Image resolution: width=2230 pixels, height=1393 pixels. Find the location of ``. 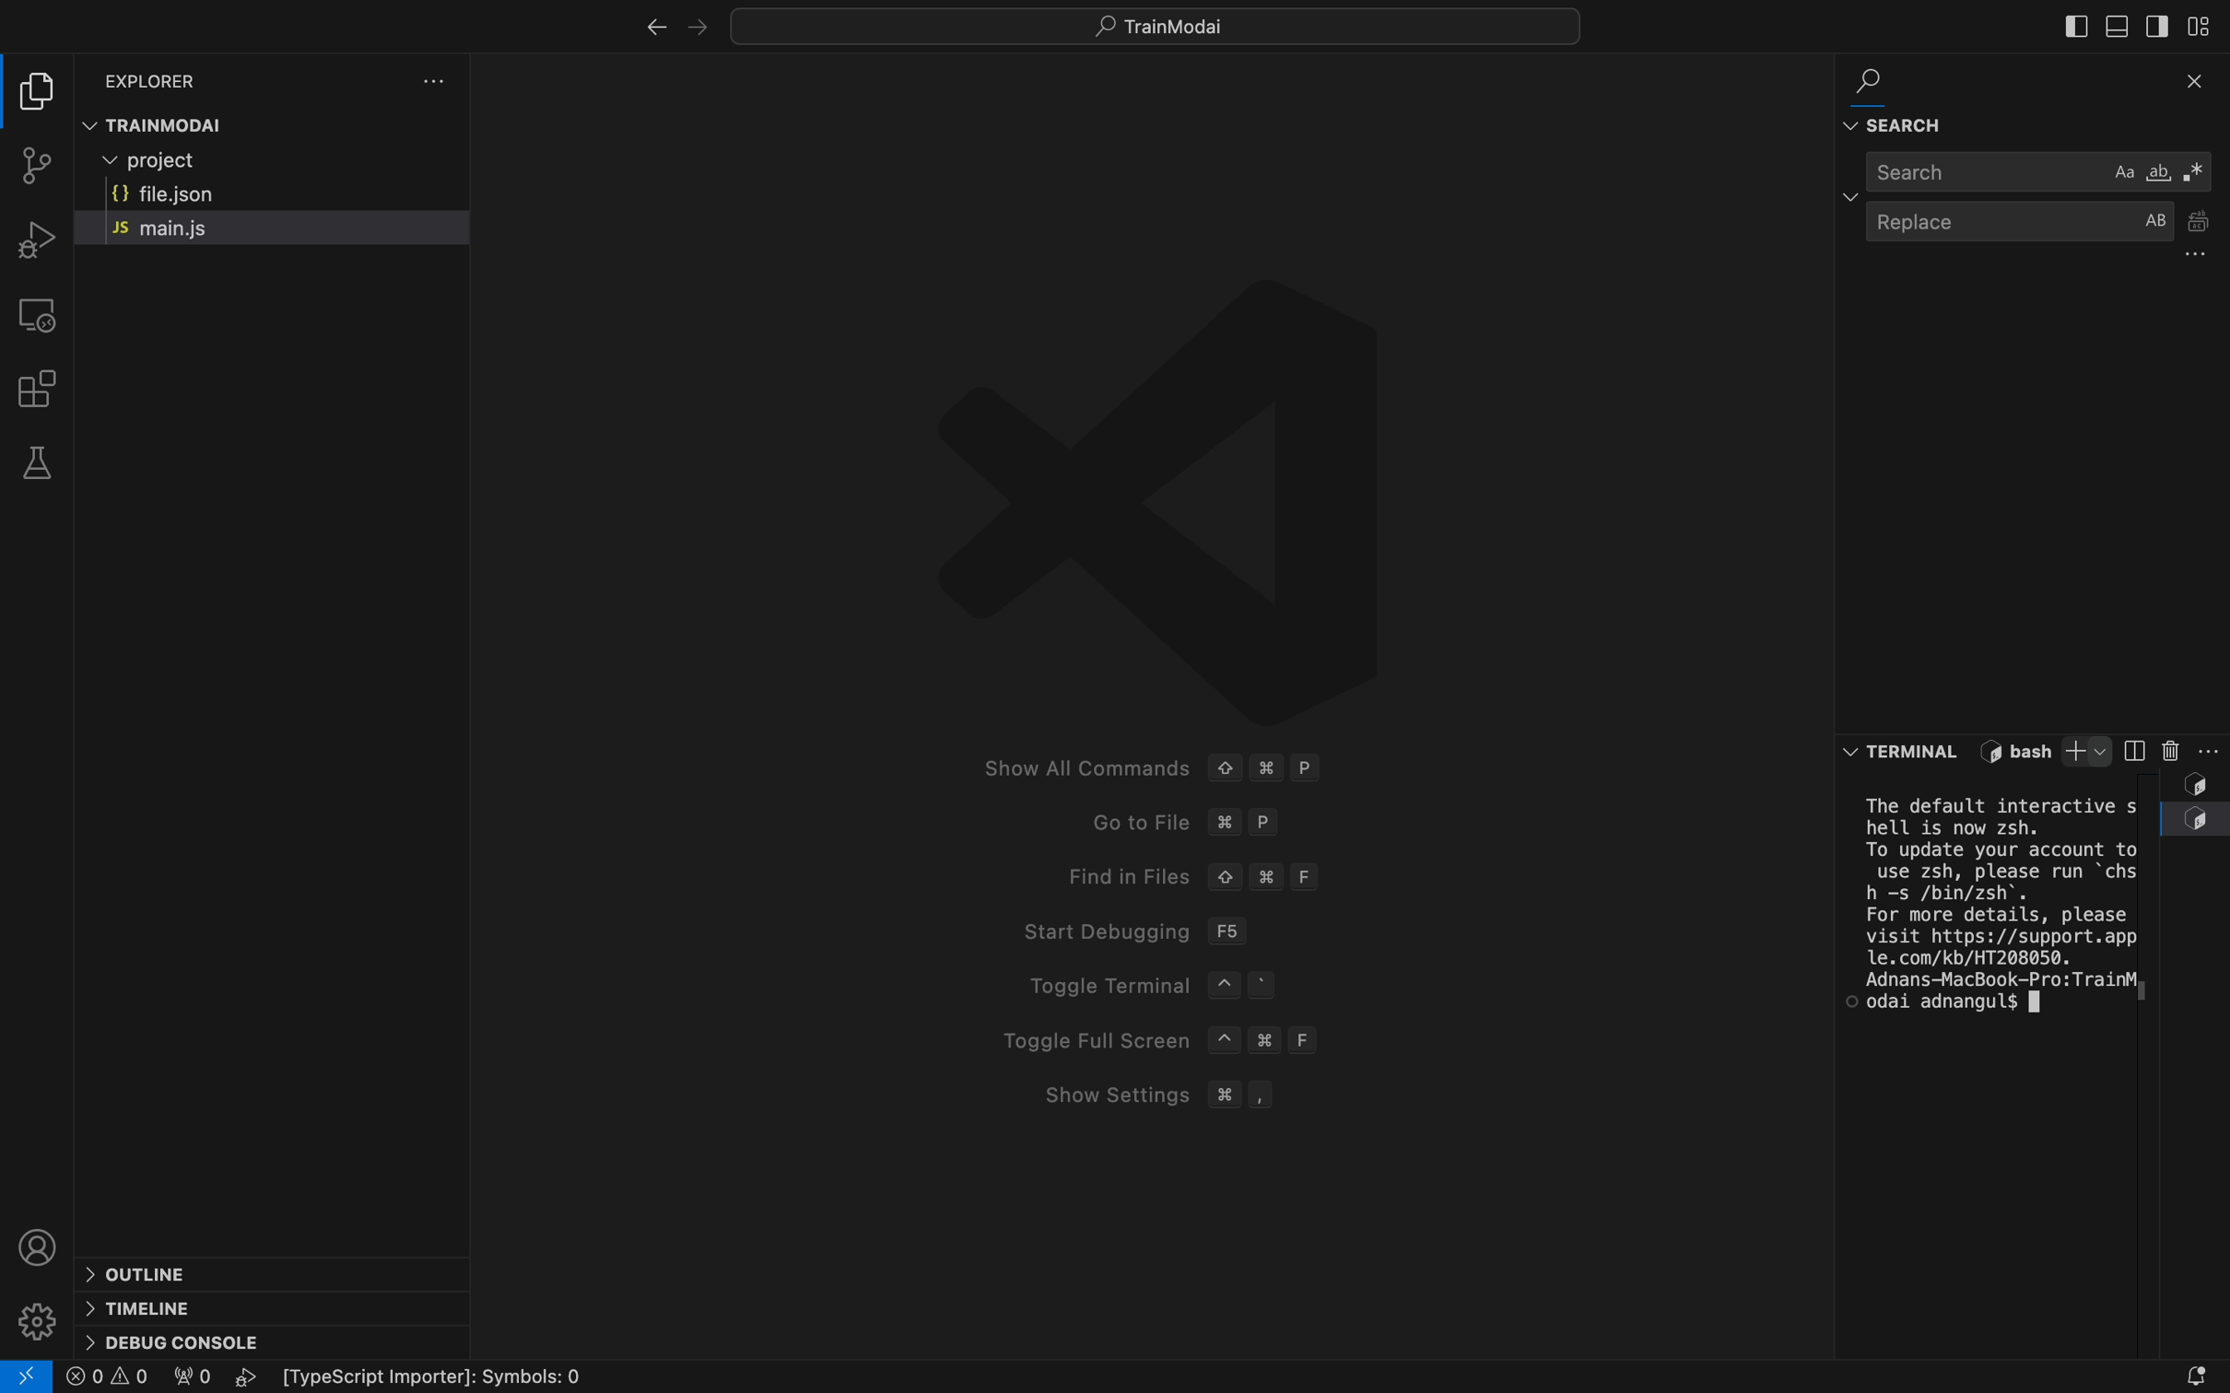

 is located at coordinates (175, 1337).